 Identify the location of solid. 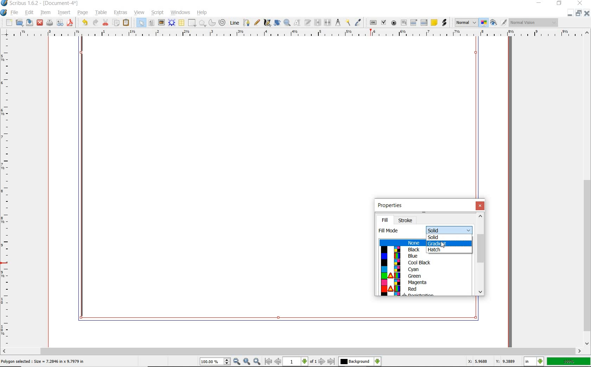
(449, 237).